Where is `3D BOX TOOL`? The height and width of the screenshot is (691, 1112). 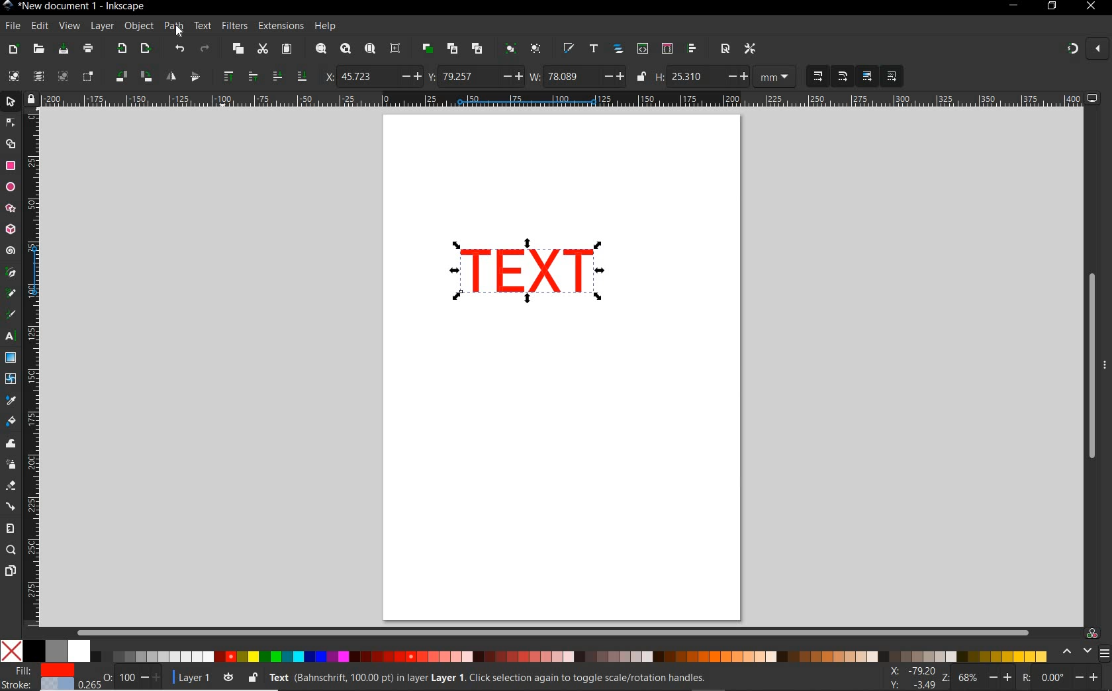 3D BOX TOOL is located at coordinates (9, 230).